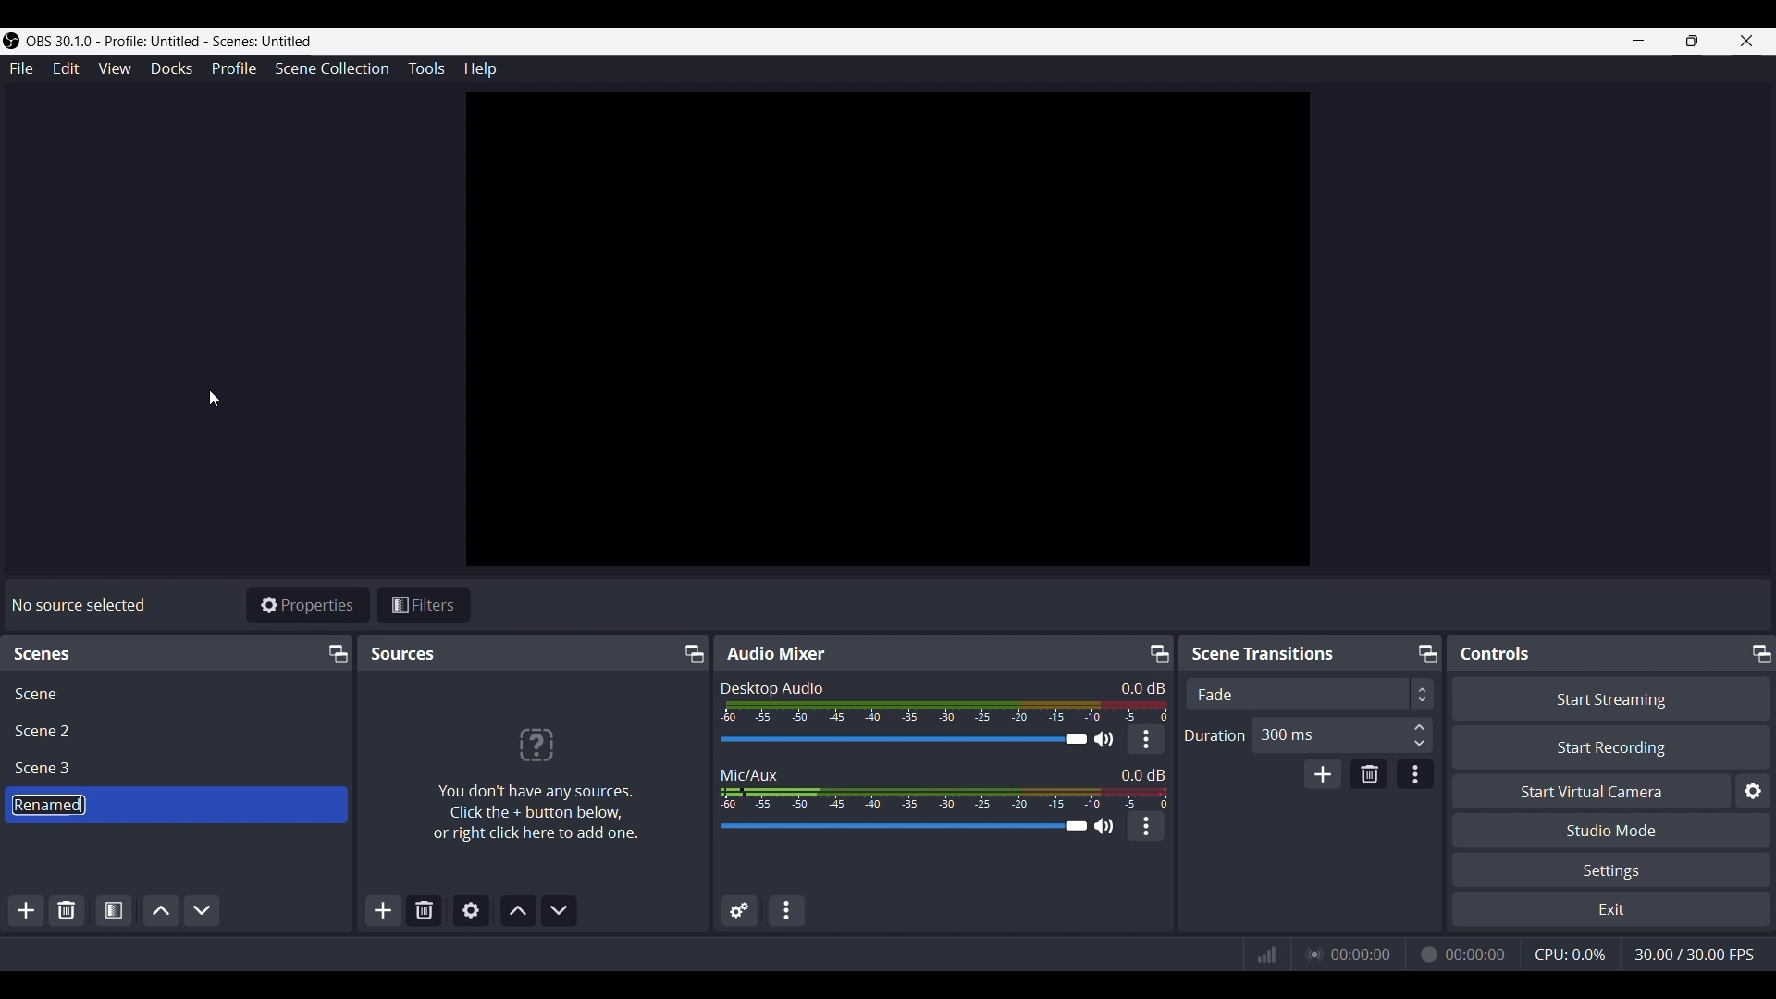 The height and width of the screenshot is (999, 1776). I want to click on Filters, so click(425, 604).